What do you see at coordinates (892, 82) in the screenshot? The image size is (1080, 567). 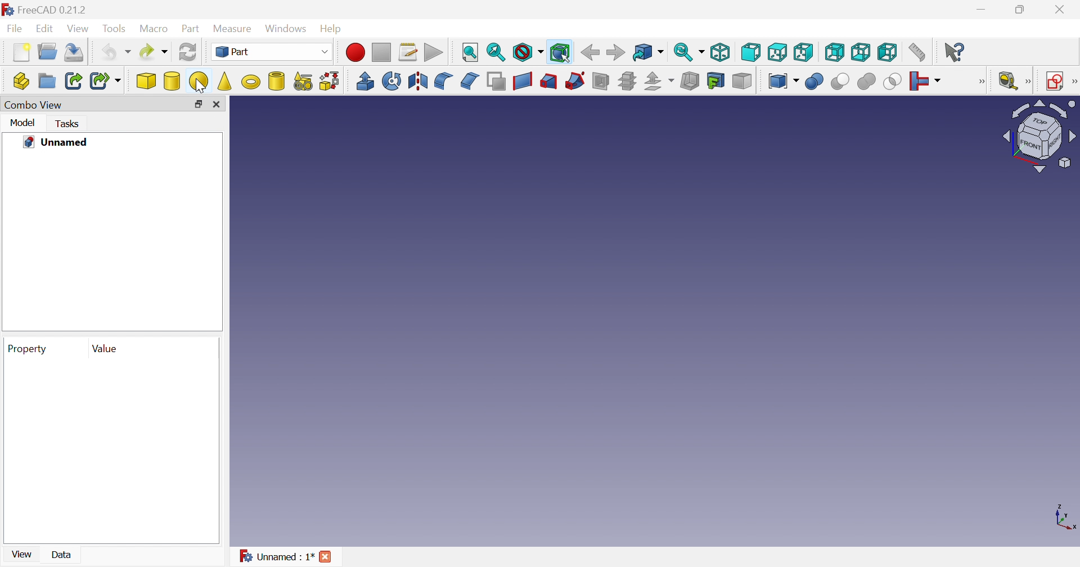 I see `Intersection` at bounding box center [892, 82].